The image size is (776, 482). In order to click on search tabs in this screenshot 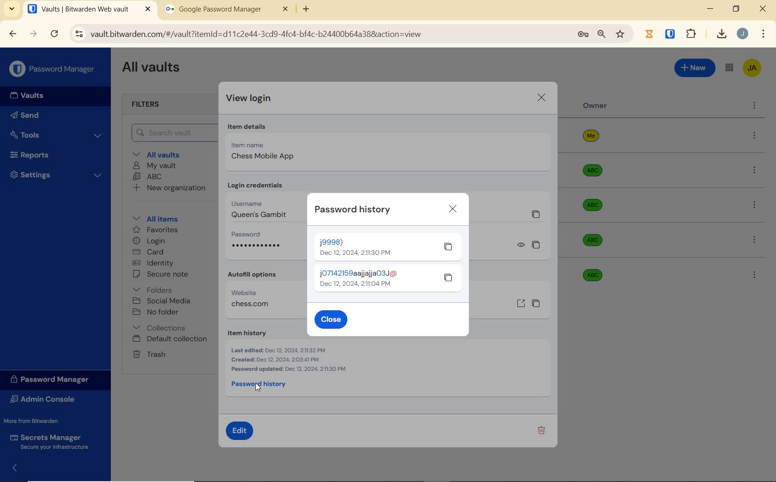, I will do `click(12, 11)`.